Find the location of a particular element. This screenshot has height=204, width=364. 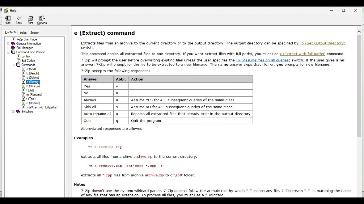

7 zip start page is located at coordinates (30, 39).